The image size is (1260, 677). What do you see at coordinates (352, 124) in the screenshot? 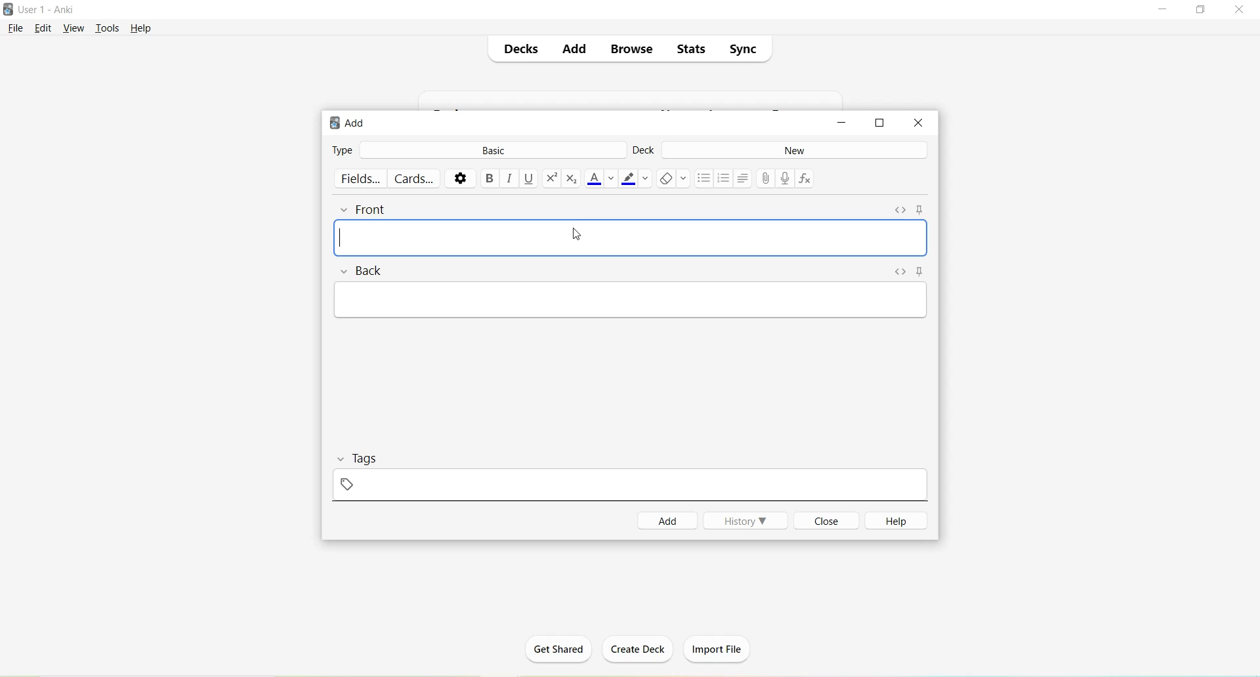
I see `Add` at bounding box center [352, 124].